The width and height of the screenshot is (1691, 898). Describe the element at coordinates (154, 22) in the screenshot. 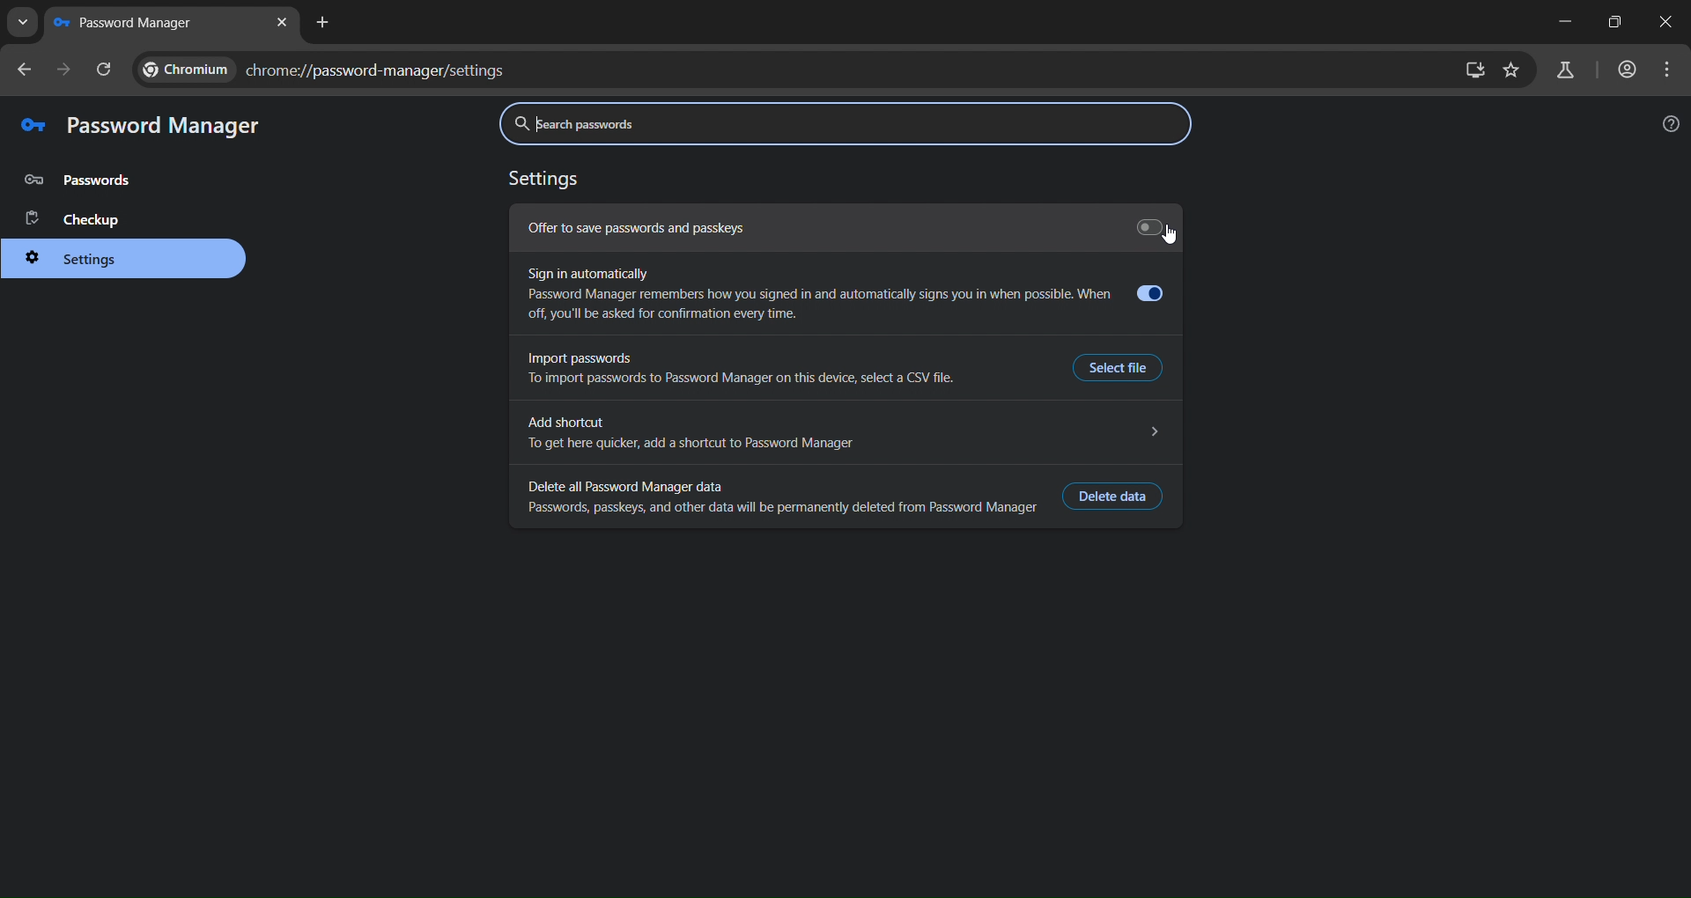

I see `new tab` at that location.